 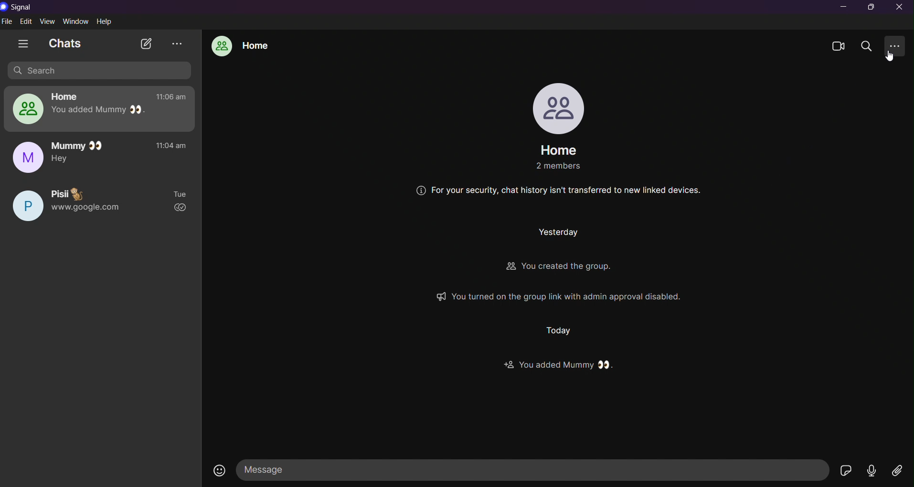 What do you see at coordinates (563, 330) in the screenshot?
I see `Today` at bounding box center [563, 330].